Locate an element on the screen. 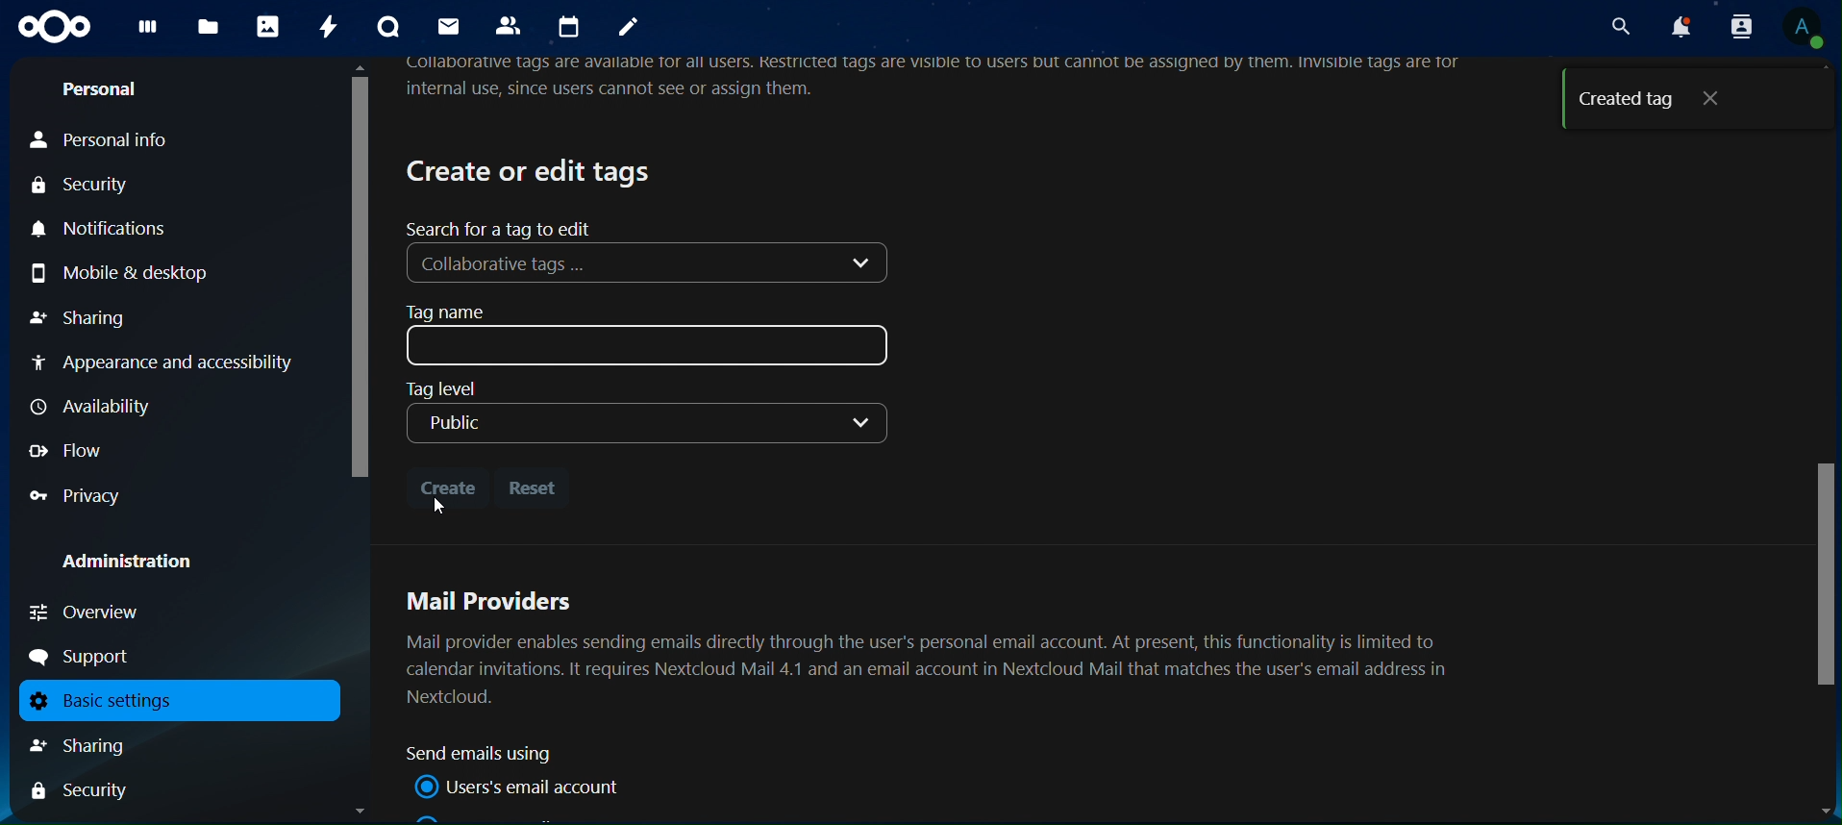 The height and width of the screenshot is (825, 1842). privacy is located at coordinates (77, 496).